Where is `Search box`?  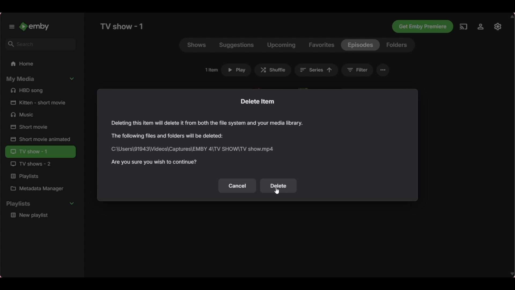
Search box is located at coordinates (41, 44).